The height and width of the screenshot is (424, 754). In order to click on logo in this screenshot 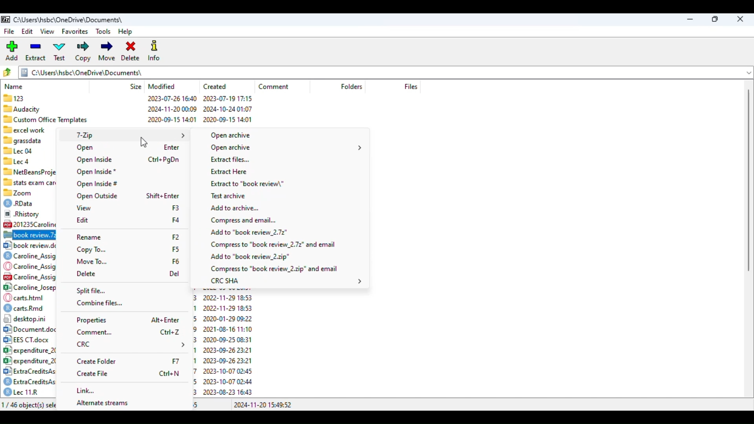, I will do `click(6, 19)`.